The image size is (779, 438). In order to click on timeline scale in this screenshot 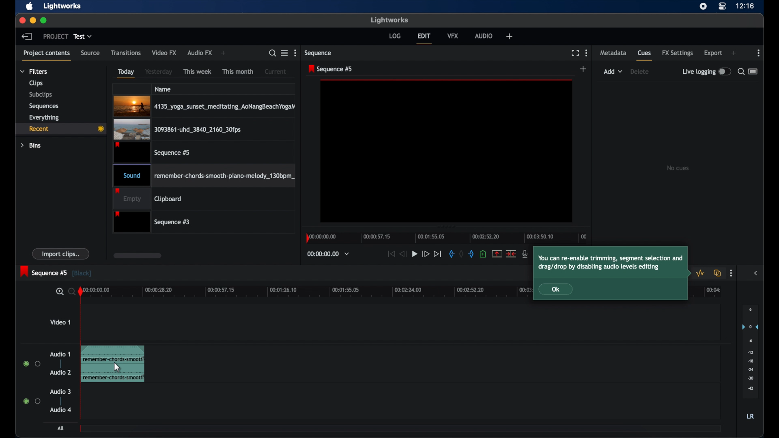, I will do `click(305, 292)`.